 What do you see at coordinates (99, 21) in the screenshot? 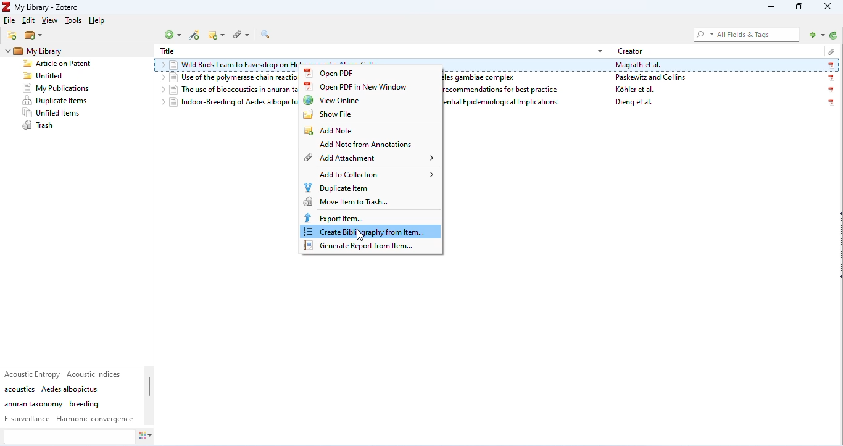
I see `help` at bounding box center [99, 21].